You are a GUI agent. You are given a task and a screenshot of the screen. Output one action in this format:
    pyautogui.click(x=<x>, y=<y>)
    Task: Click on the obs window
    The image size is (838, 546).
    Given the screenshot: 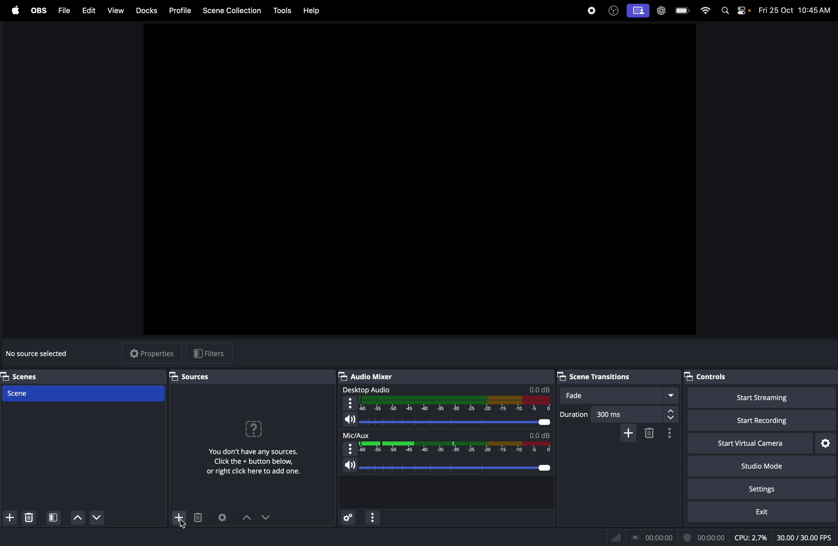 What is the action you would take?
    pyautogui.click(x=418, y=181)
    